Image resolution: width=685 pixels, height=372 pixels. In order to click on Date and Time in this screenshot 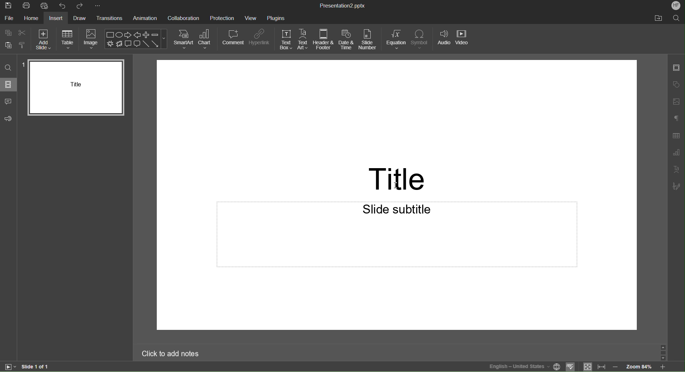, I will do `click(347, 40)`.